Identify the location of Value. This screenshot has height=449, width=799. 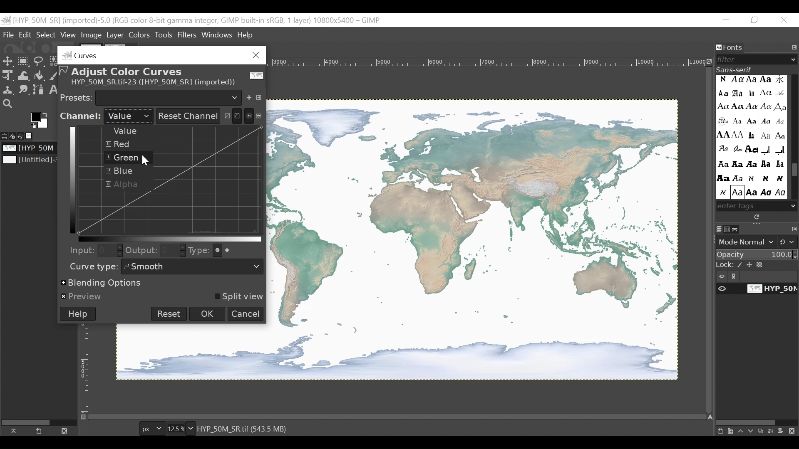
(124, 131).